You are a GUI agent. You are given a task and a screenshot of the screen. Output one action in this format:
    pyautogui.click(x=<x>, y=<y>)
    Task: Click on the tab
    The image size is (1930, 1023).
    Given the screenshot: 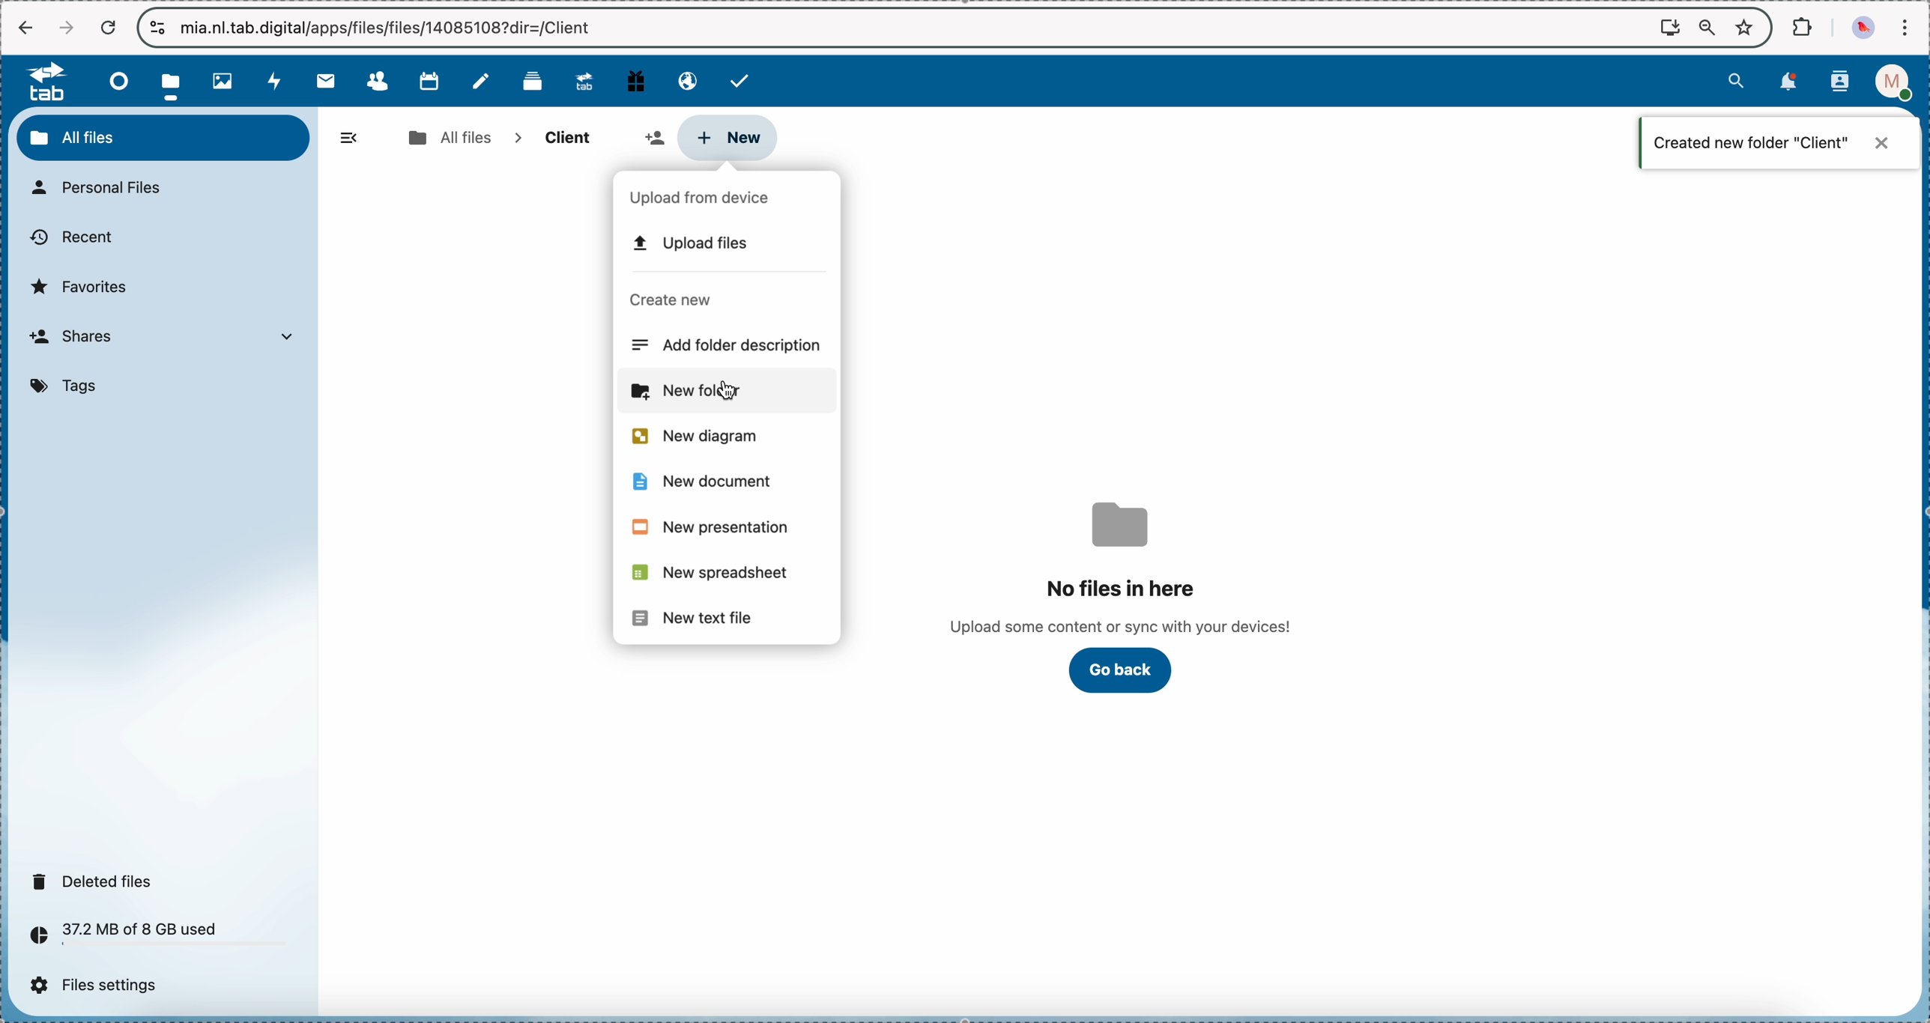 What is the action you would take?
    pyautogui.click(x=40, y=81)
    